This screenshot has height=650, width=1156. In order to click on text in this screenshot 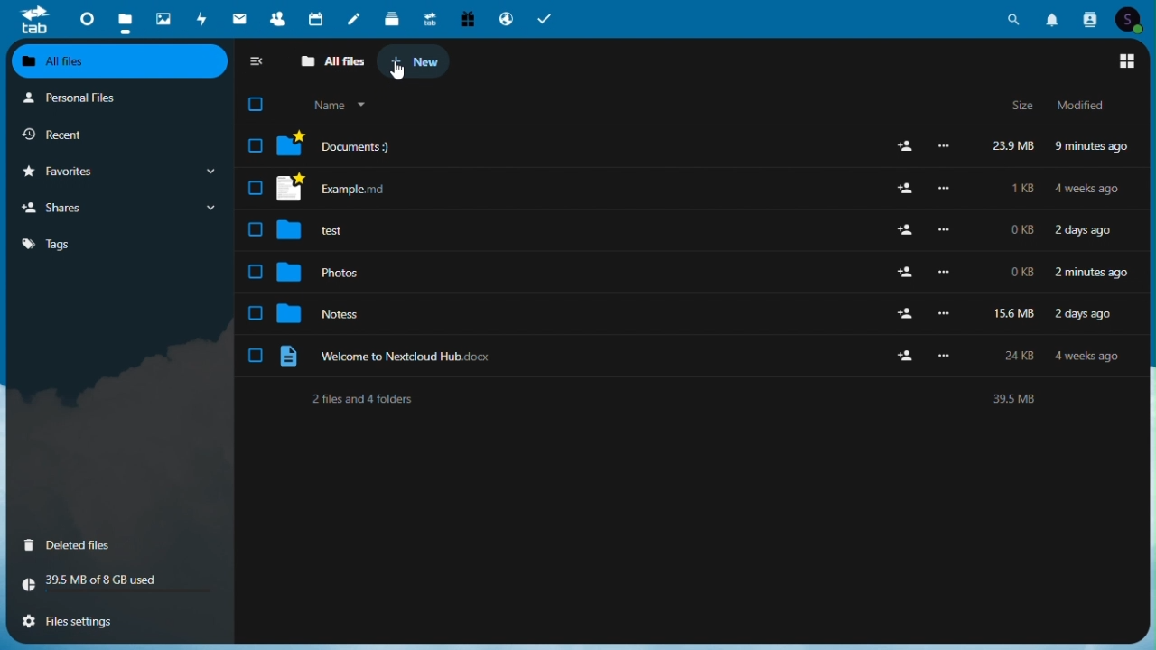, I will do `click(678, 395)`.